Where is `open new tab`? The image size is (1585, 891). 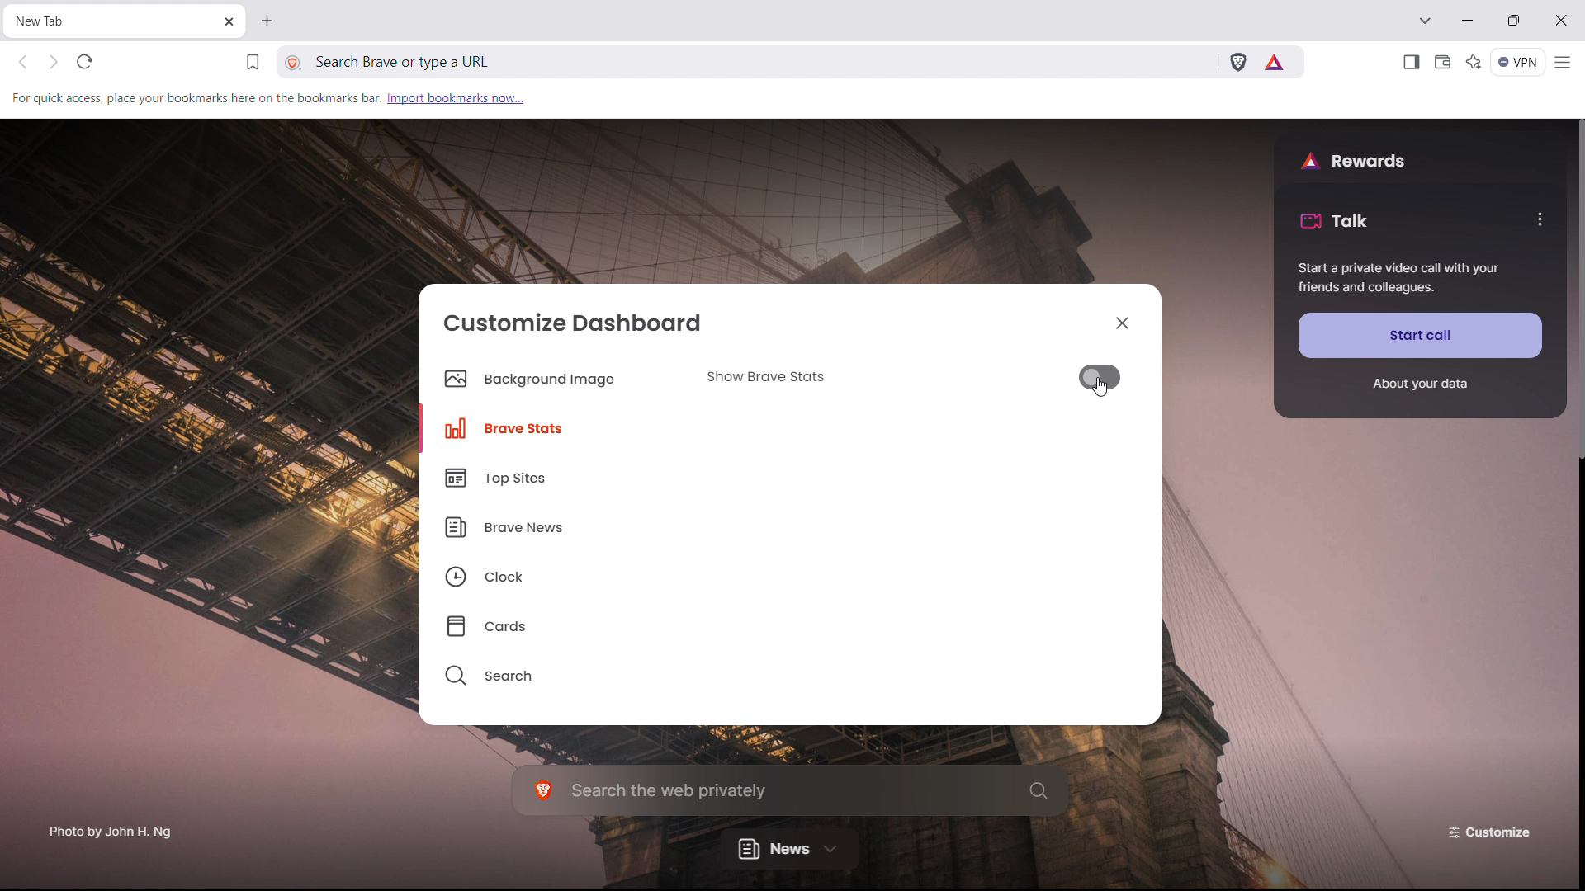 open new tab is located at coordinates (265, 21).